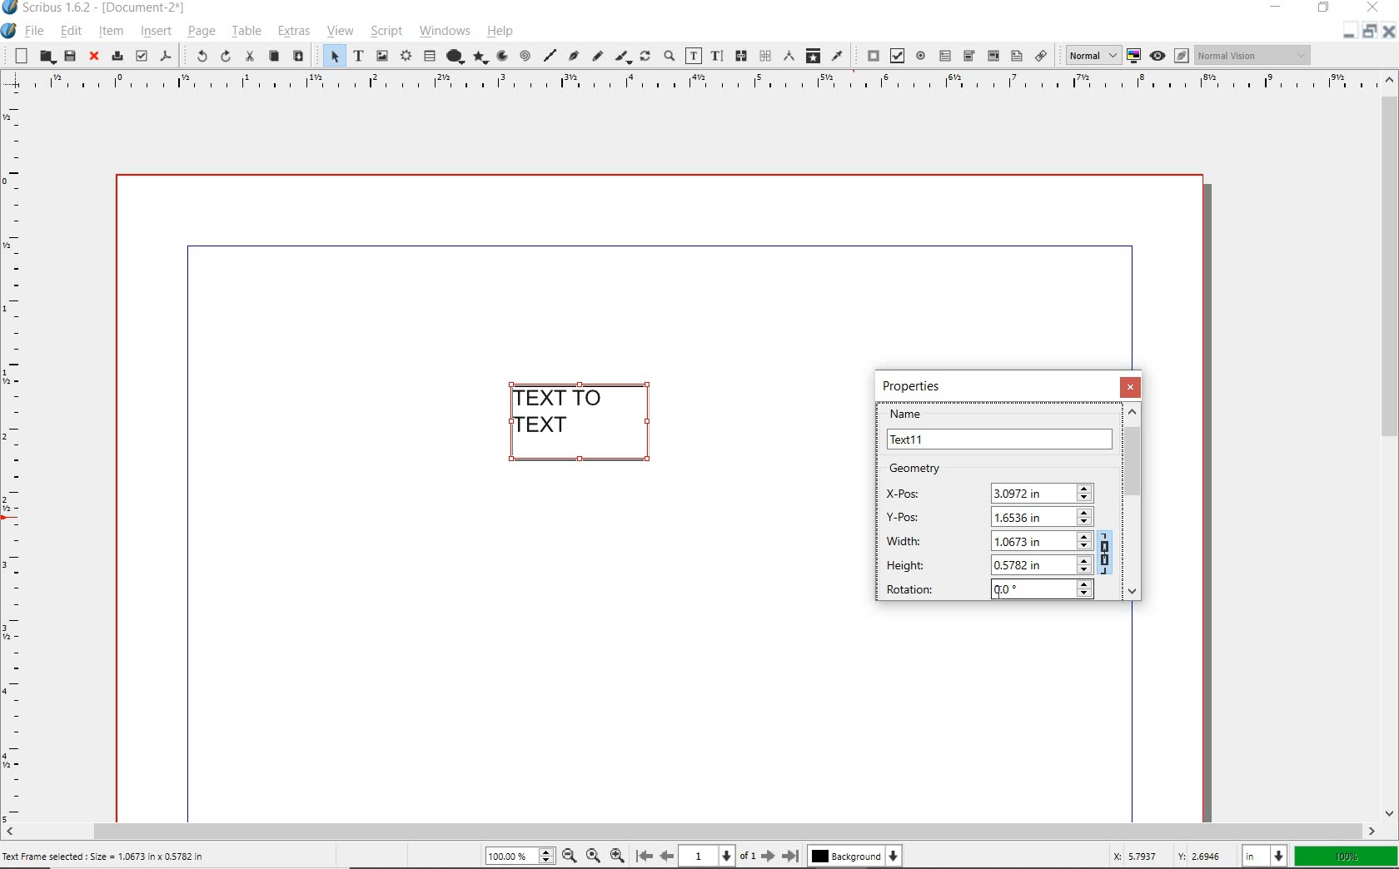  I want to click on system name, so click(107, 8).